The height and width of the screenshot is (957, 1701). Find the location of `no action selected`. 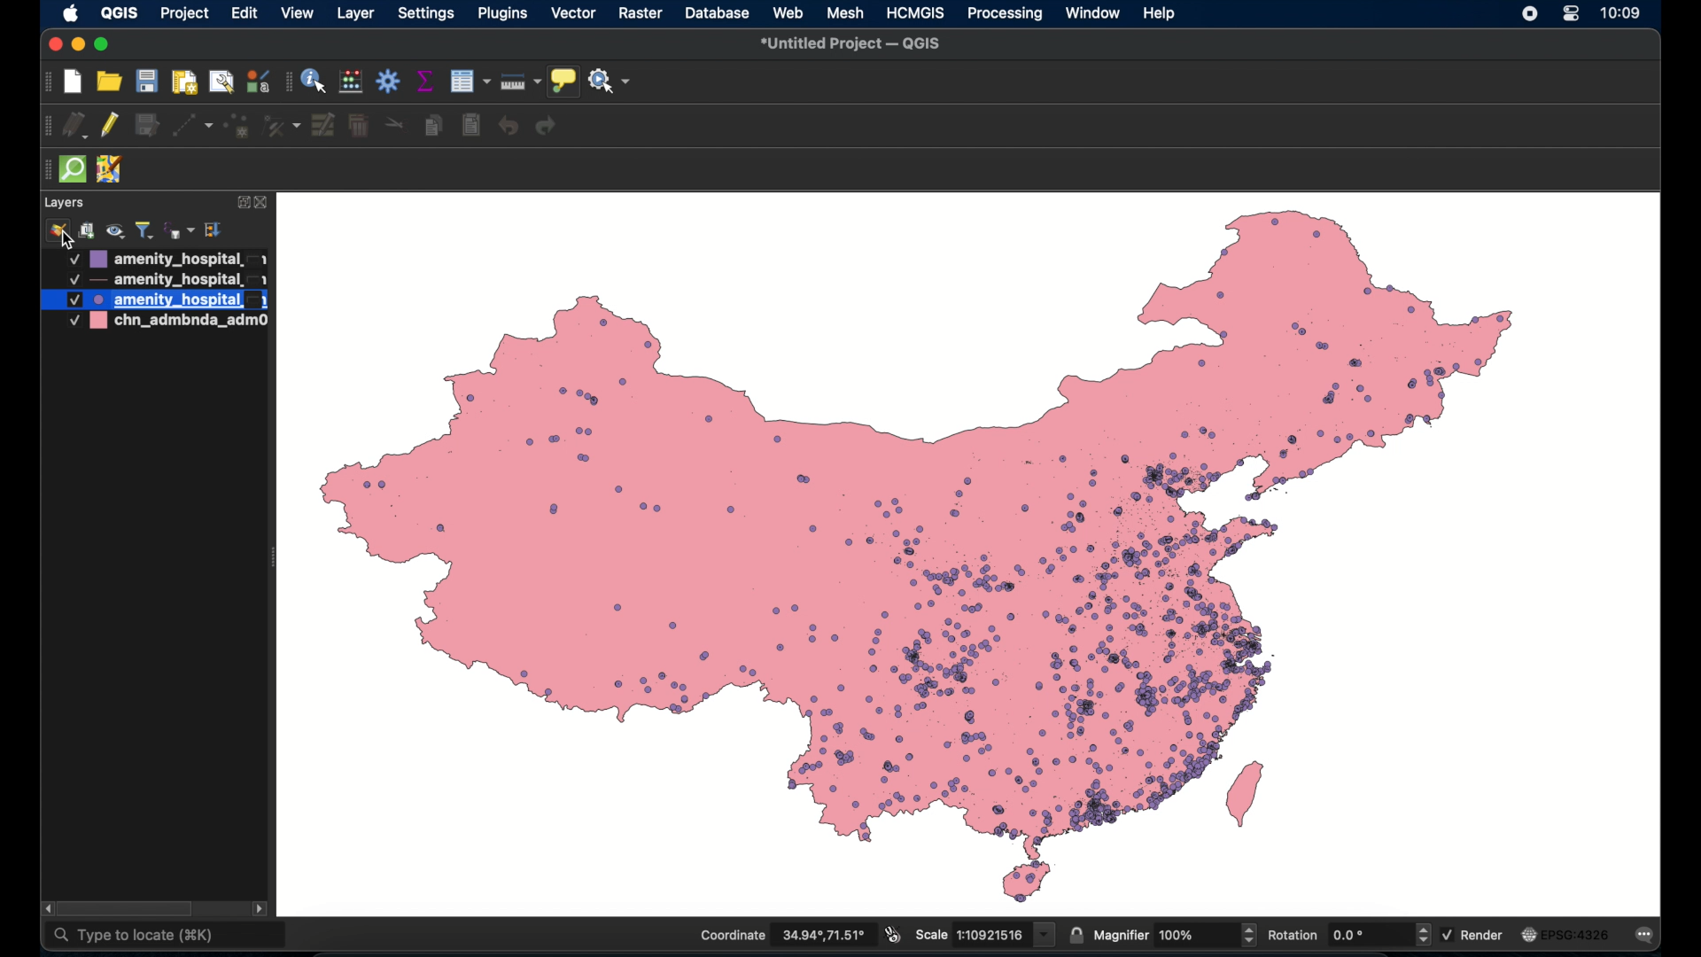

no action selected is located at coordinates (611, 82).